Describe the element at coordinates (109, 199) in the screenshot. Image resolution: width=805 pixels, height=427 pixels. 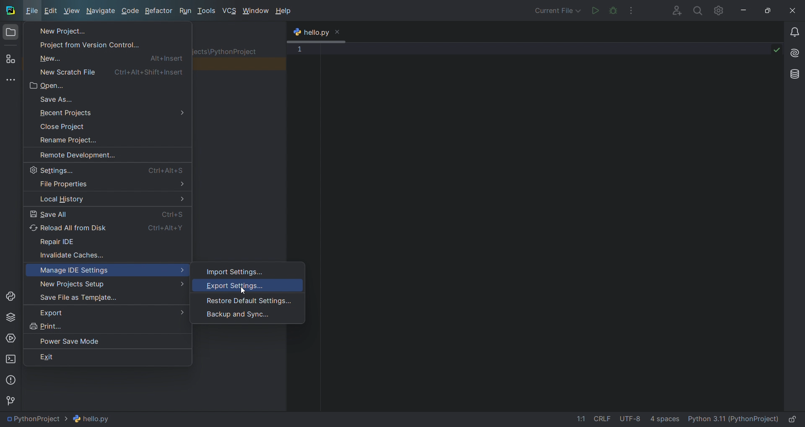
I see `history` at that location.